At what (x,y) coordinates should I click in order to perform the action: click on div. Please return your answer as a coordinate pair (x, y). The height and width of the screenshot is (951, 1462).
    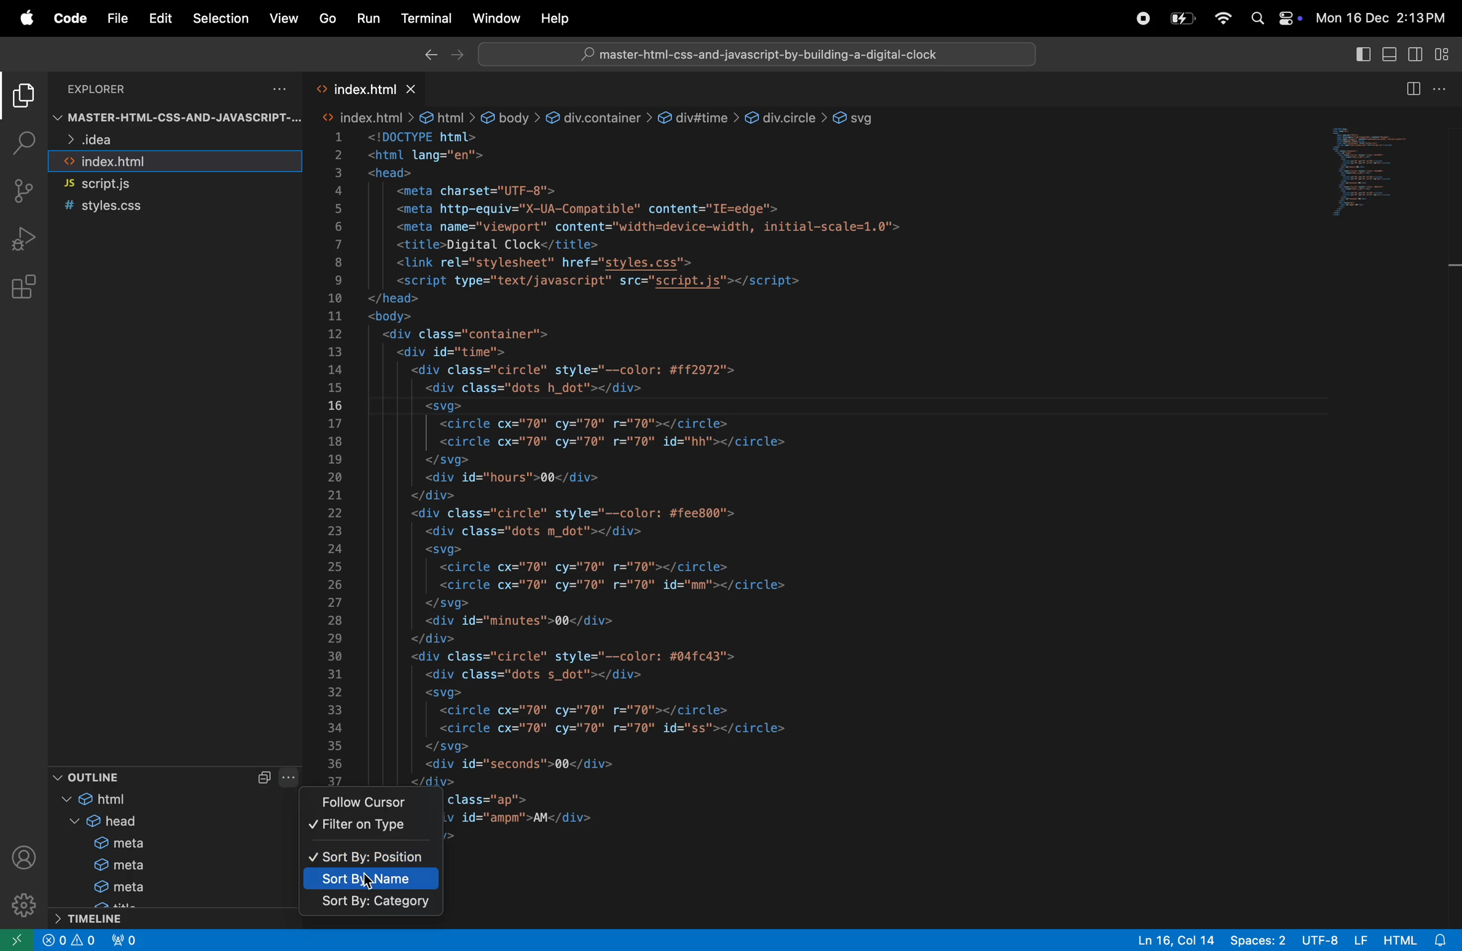
    Looking at the image, I should click on (698, 118).